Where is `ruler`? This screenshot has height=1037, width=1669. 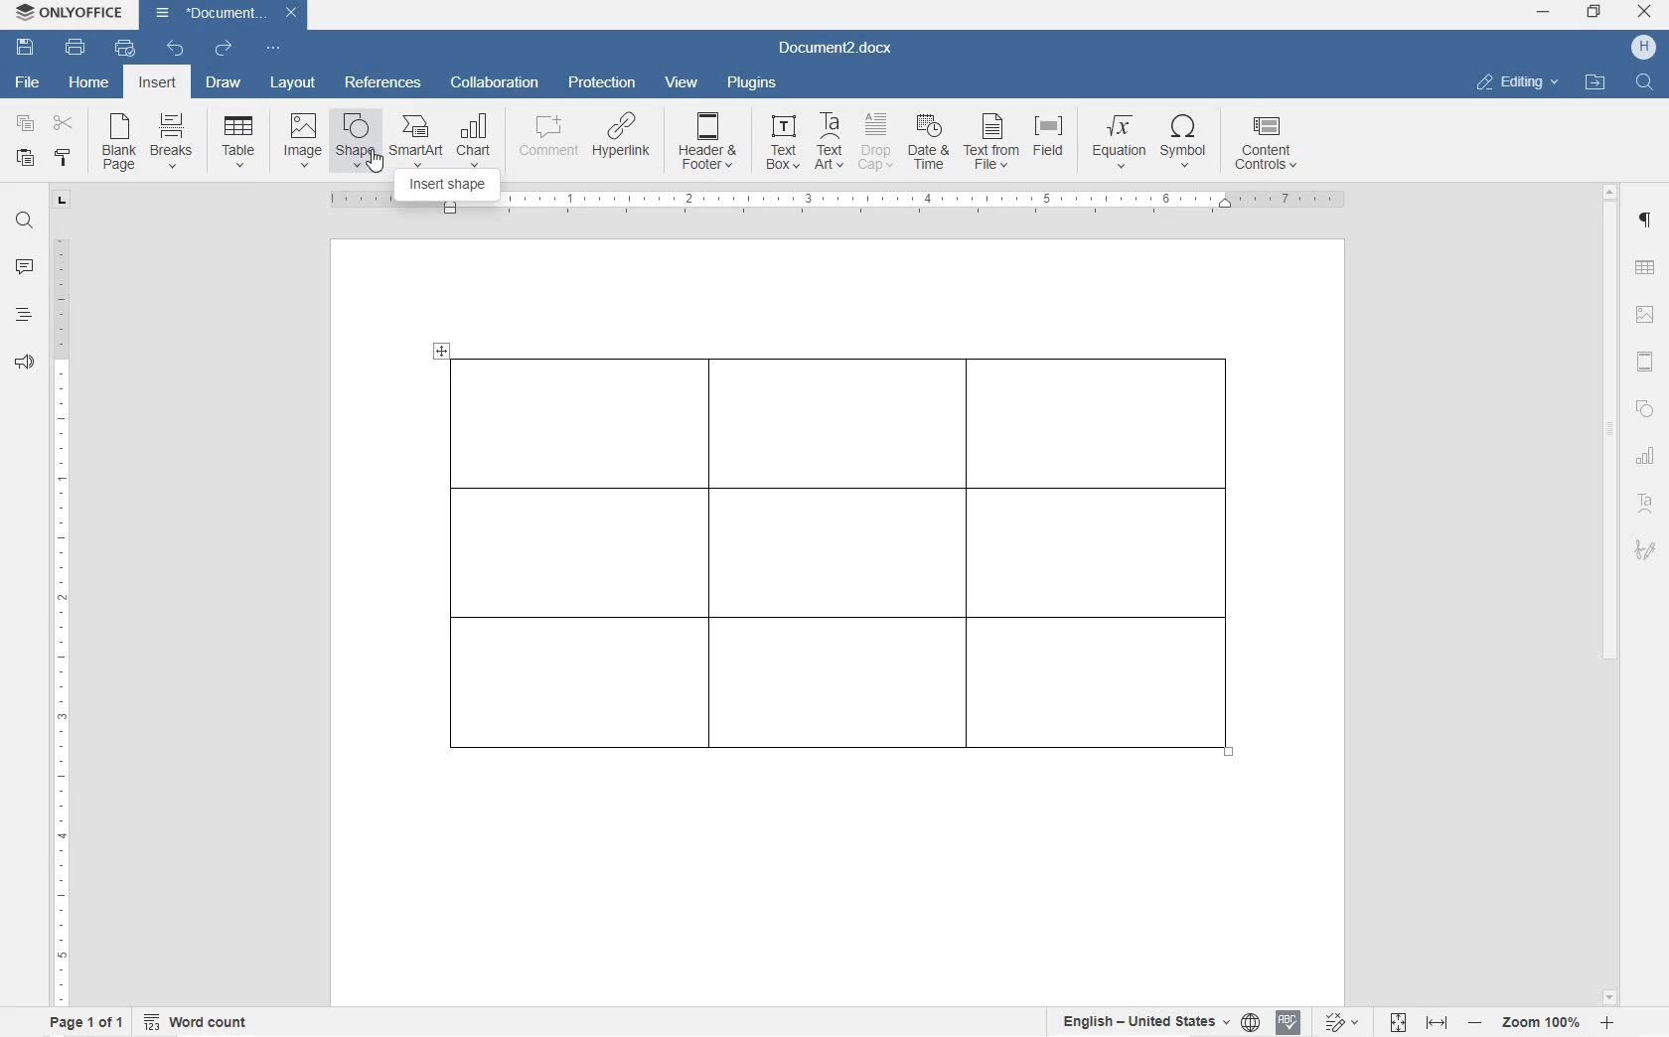 ruler is located at coordinates (61, 615).